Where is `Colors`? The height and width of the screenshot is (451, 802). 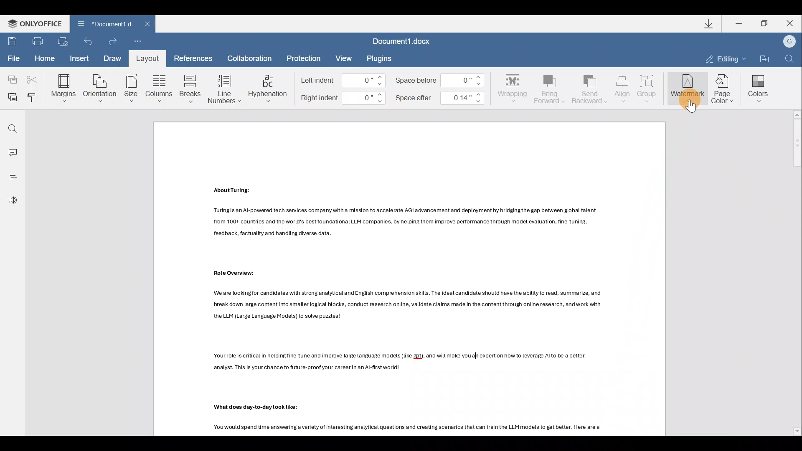 Colors is located at coordinates (757, 89).